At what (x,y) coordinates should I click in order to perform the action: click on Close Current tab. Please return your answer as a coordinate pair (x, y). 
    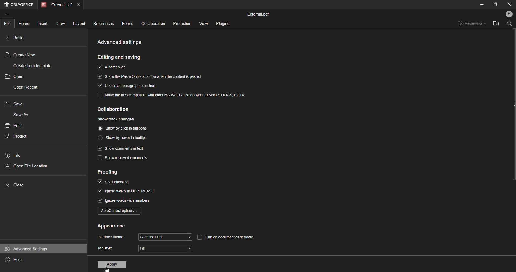
    Looking at the image, I should click on (79, 4).